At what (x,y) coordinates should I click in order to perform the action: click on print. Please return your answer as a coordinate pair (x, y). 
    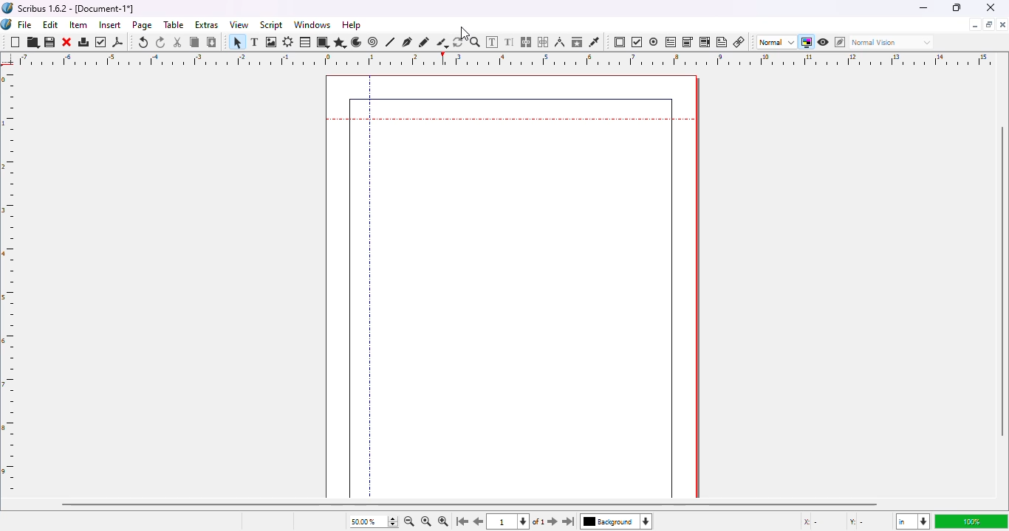
    Looking at the image, I should click on (84, 42).